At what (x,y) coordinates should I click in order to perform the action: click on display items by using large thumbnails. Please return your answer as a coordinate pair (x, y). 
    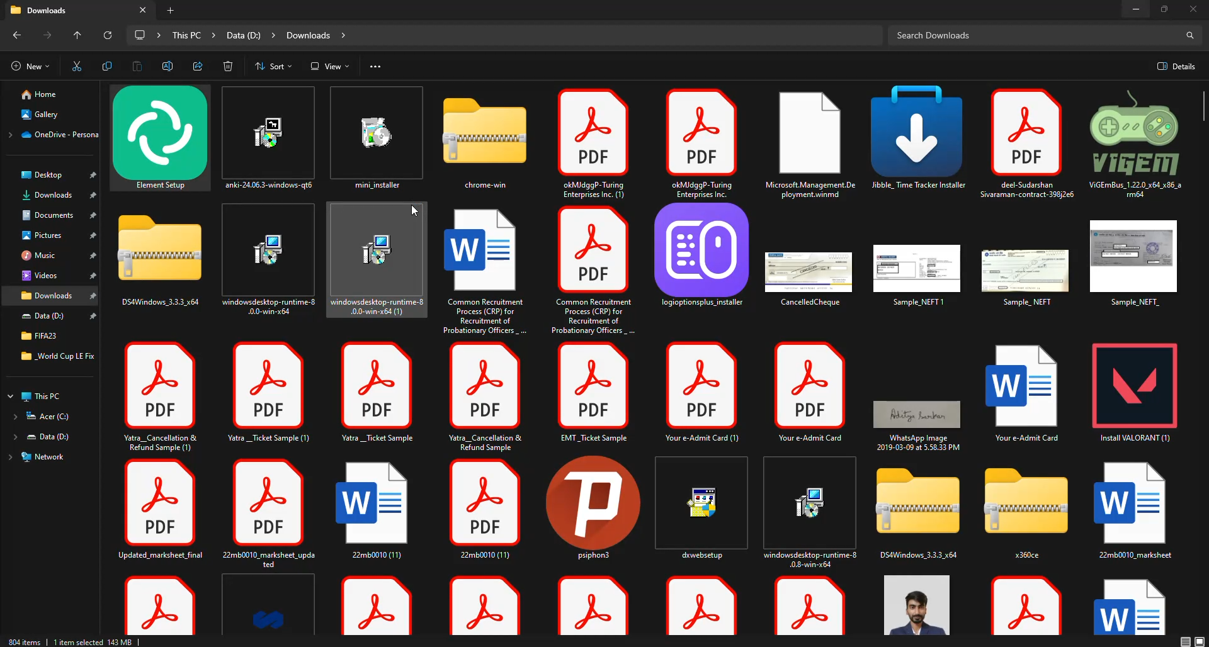
    Looking at the image, I should click on (3112, 1659).